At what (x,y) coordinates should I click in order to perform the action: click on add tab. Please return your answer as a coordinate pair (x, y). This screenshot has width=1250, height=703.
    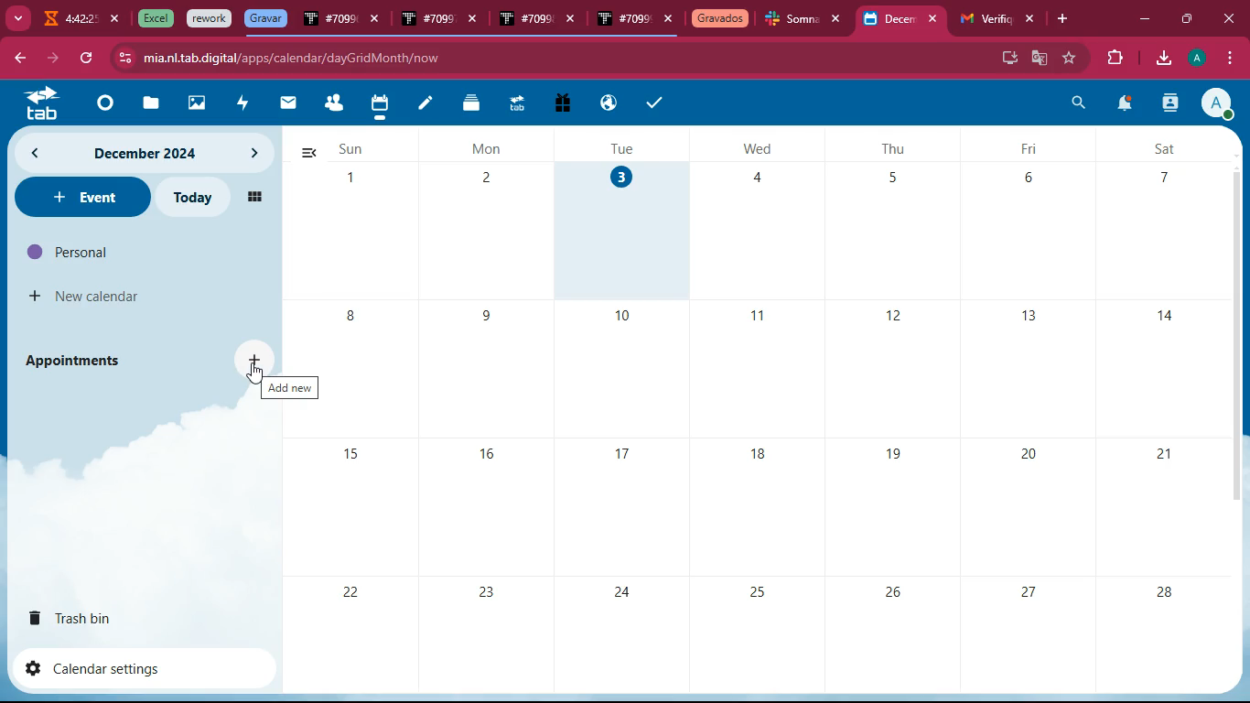
    Looking at the image, I should click on (1066, 19).